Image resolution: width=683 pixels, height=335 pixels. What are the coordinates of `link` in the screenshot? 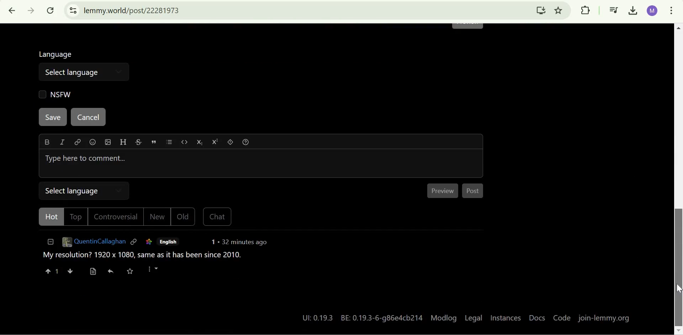 It's located at (77, 143).